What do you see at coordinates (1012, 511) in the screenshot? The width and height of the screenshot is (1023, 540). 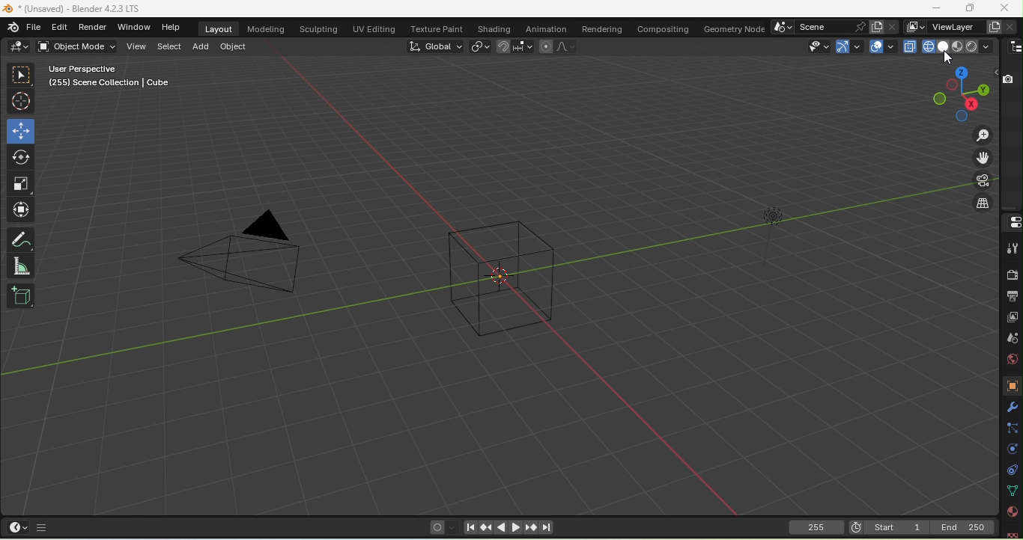 I see `Material` at bounding box center [1012, 511].